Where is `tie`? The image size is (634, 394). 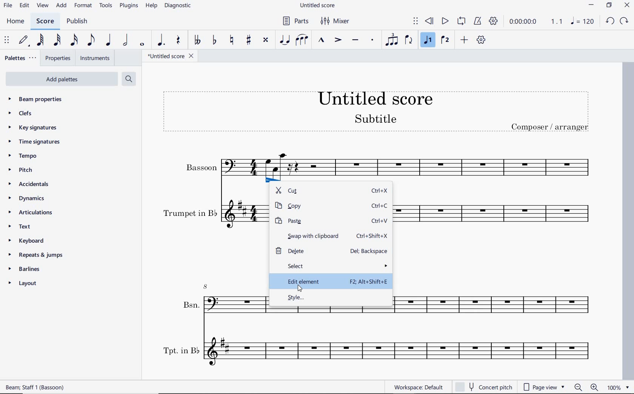
tie is located at coordinates (285, 40).